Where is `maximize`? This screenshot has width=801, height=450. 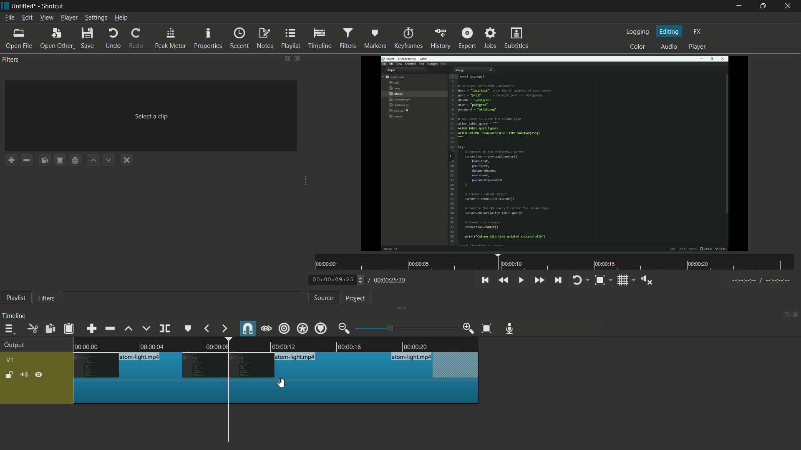 maximize is located at coordinates (765, 6).